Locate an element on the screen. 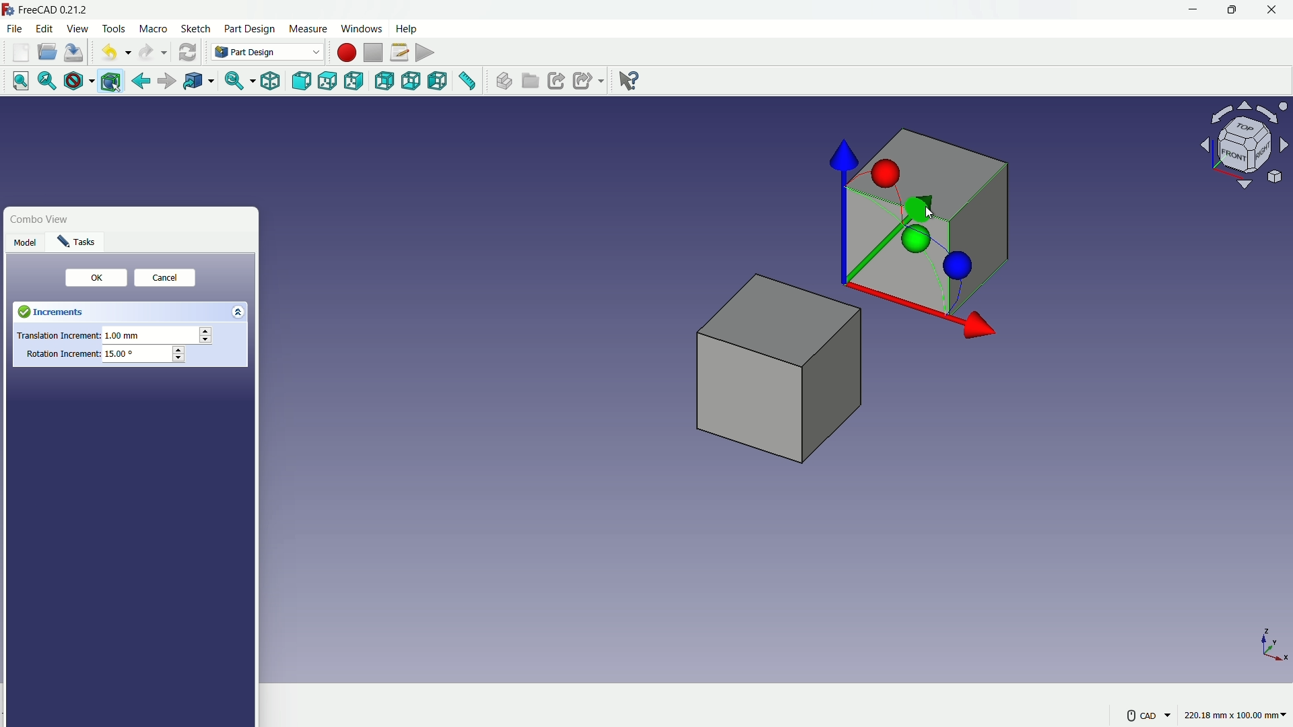 Image resolution: width=1293 pixels, height=727 pixels. stepper button is located at coordinates (205, 336).